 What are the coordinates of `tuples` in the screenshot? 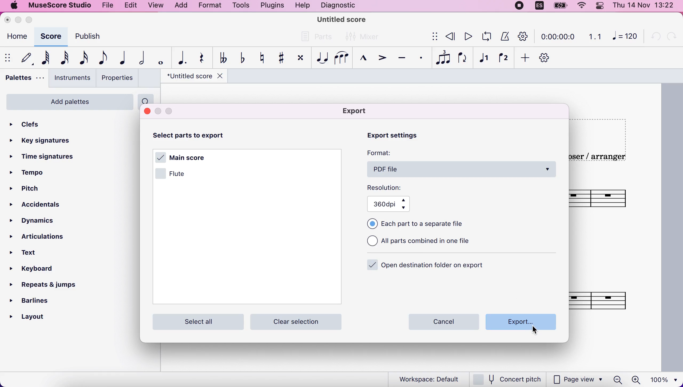 It's located at (441, 58).